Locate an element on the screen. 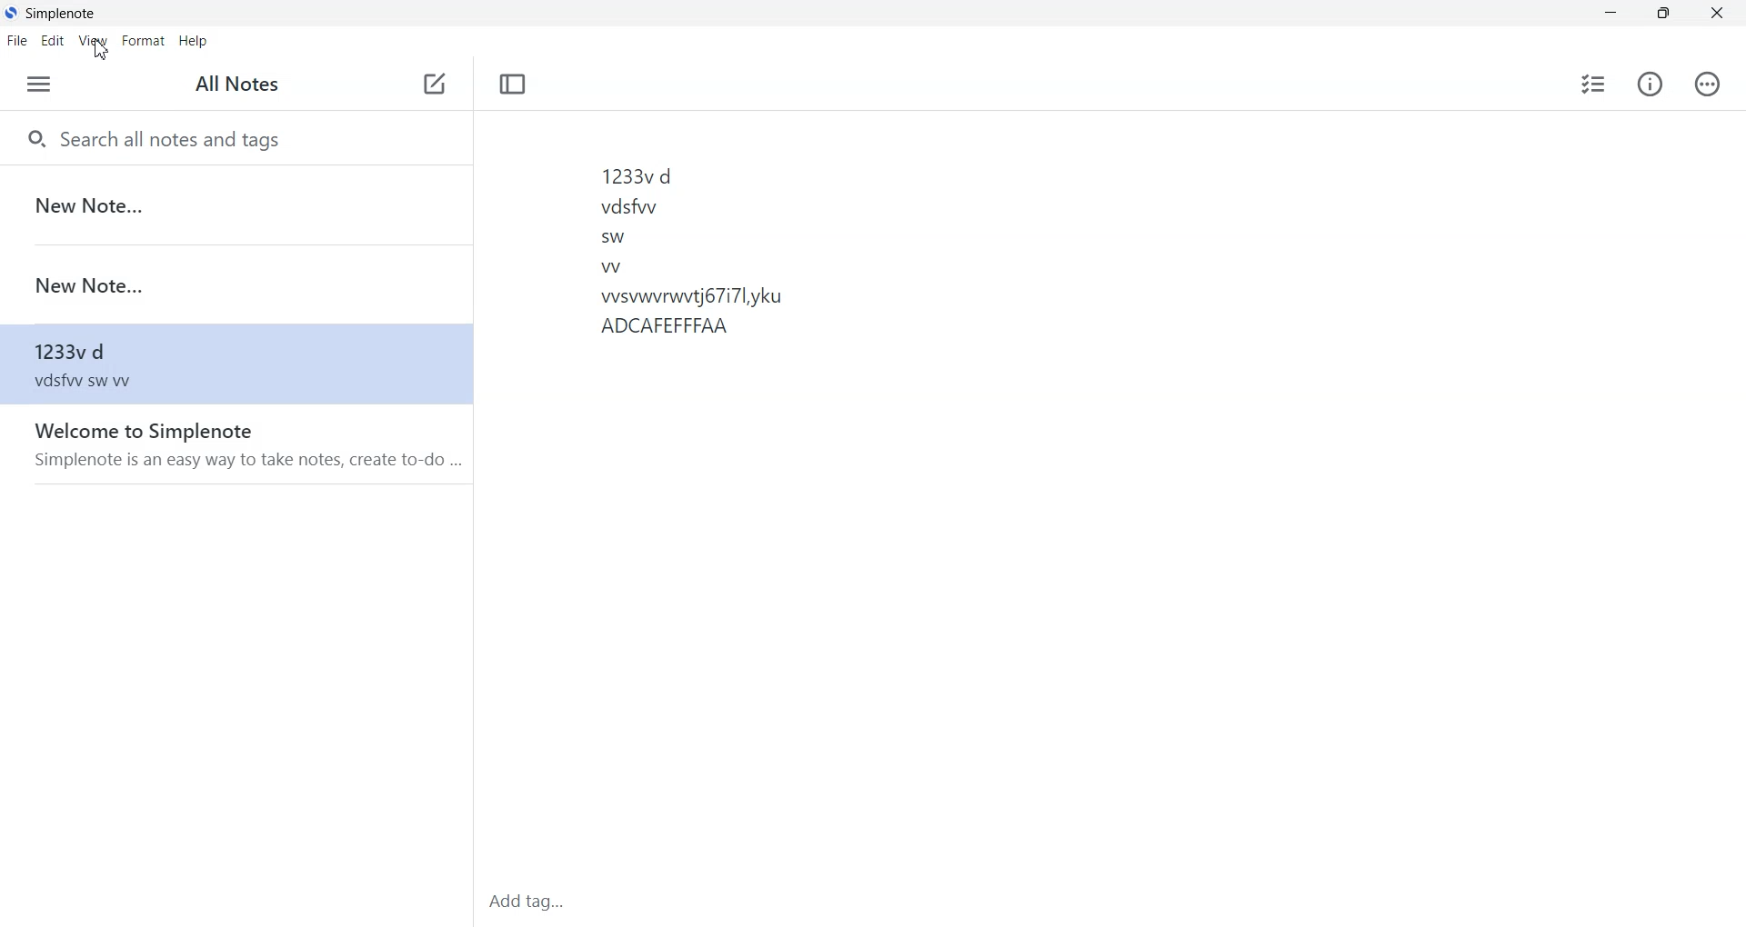 This screenshot has width=1746, height=927. Toggle focus mode is located at coordinates (512, 84).